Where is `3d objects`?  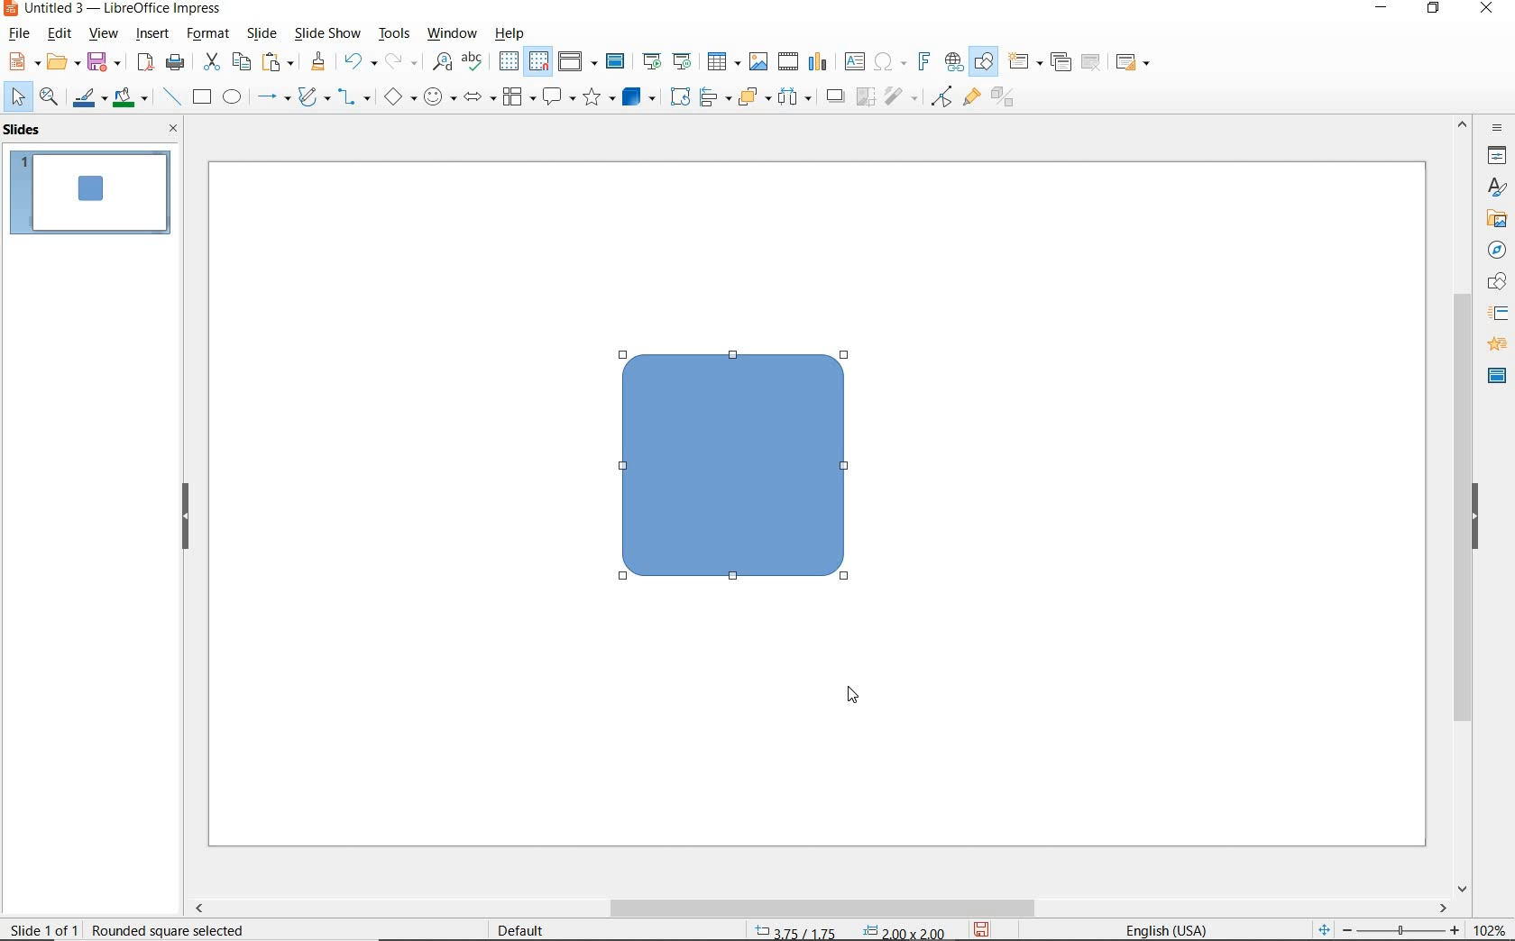 3d objects is located at coordinates (638, 96).